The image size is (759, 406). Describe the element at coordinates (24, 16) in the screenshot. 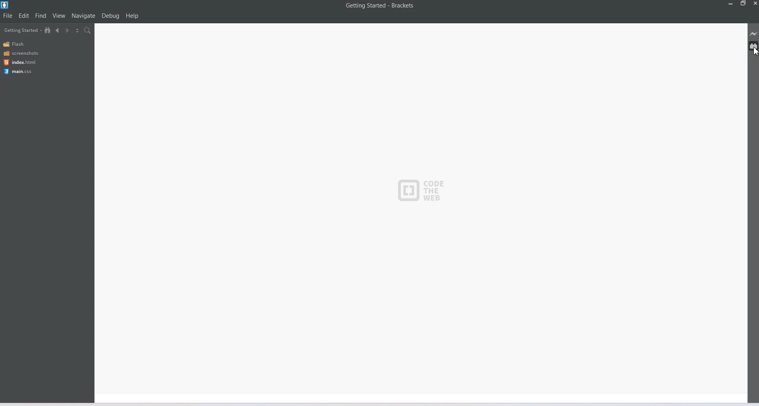

I see `Edit` at that location.